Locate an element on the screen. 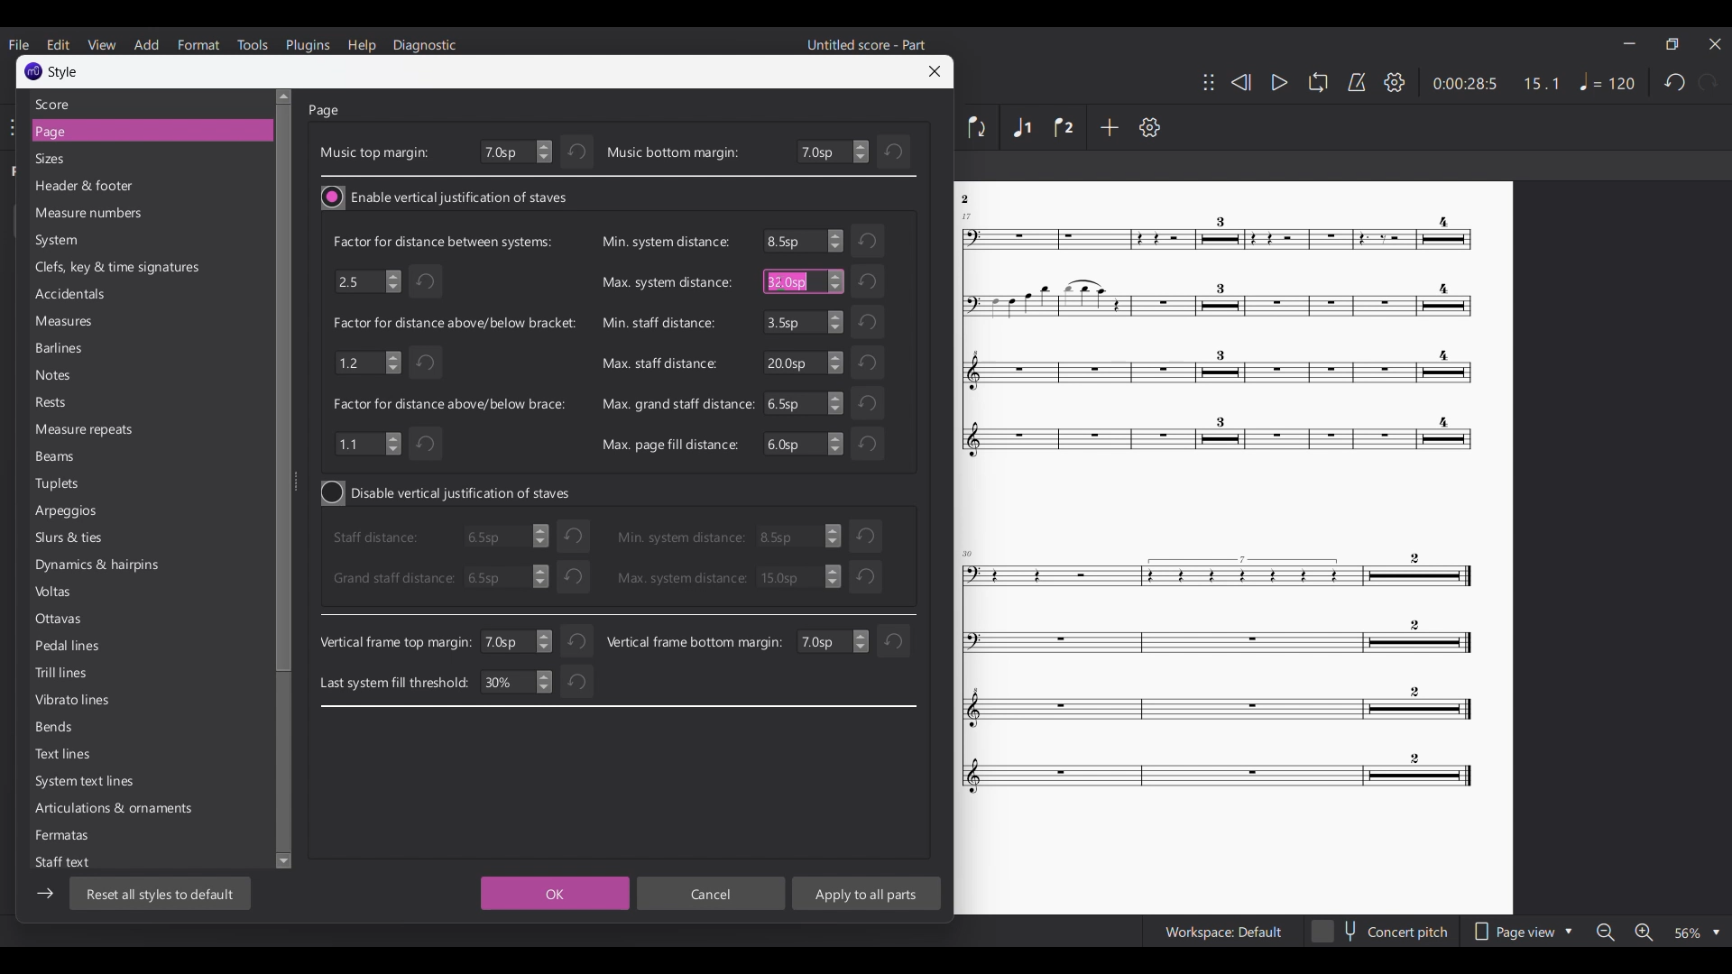  Notes is located at coordinates (81, 376).